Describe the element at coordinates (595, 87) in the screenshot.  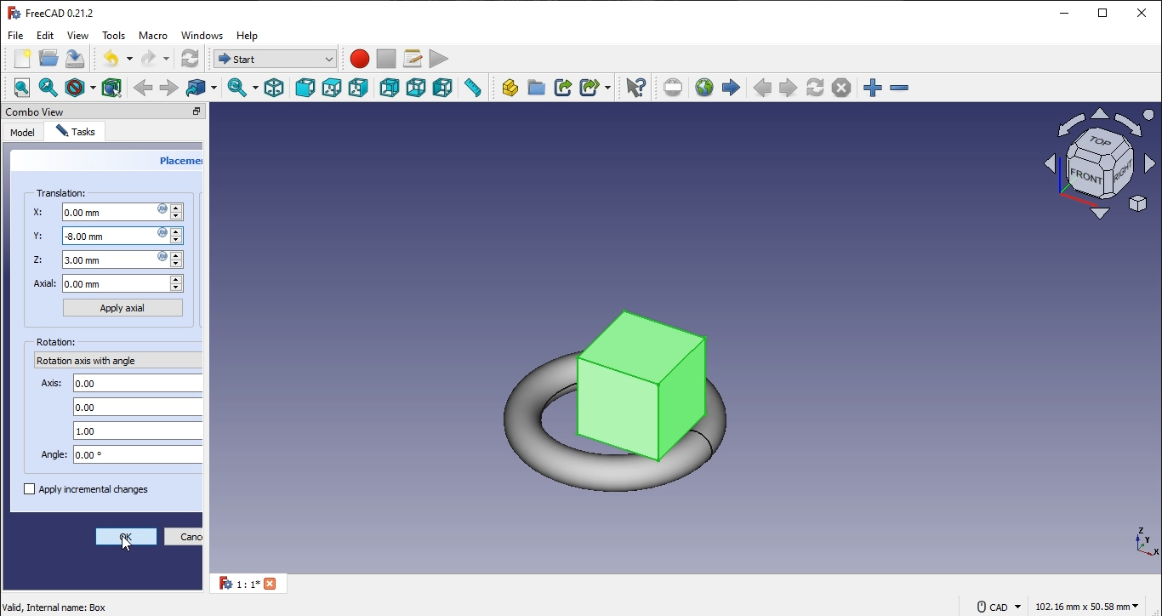
I see `make sublink` at that location.